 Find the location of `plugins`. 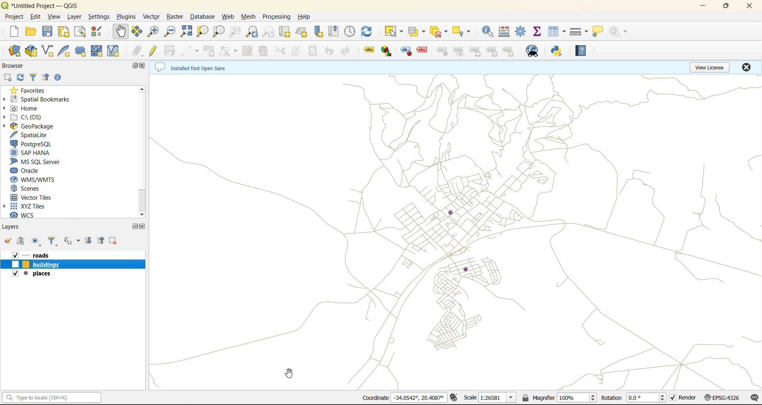

plugins is located at coordinates (126, 17).